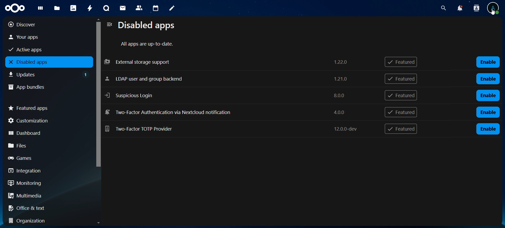 This screenshot has width=505, height=228. Describe the element at coordinates (47, 107) in the screenshot. I see `featured apps` at that location.